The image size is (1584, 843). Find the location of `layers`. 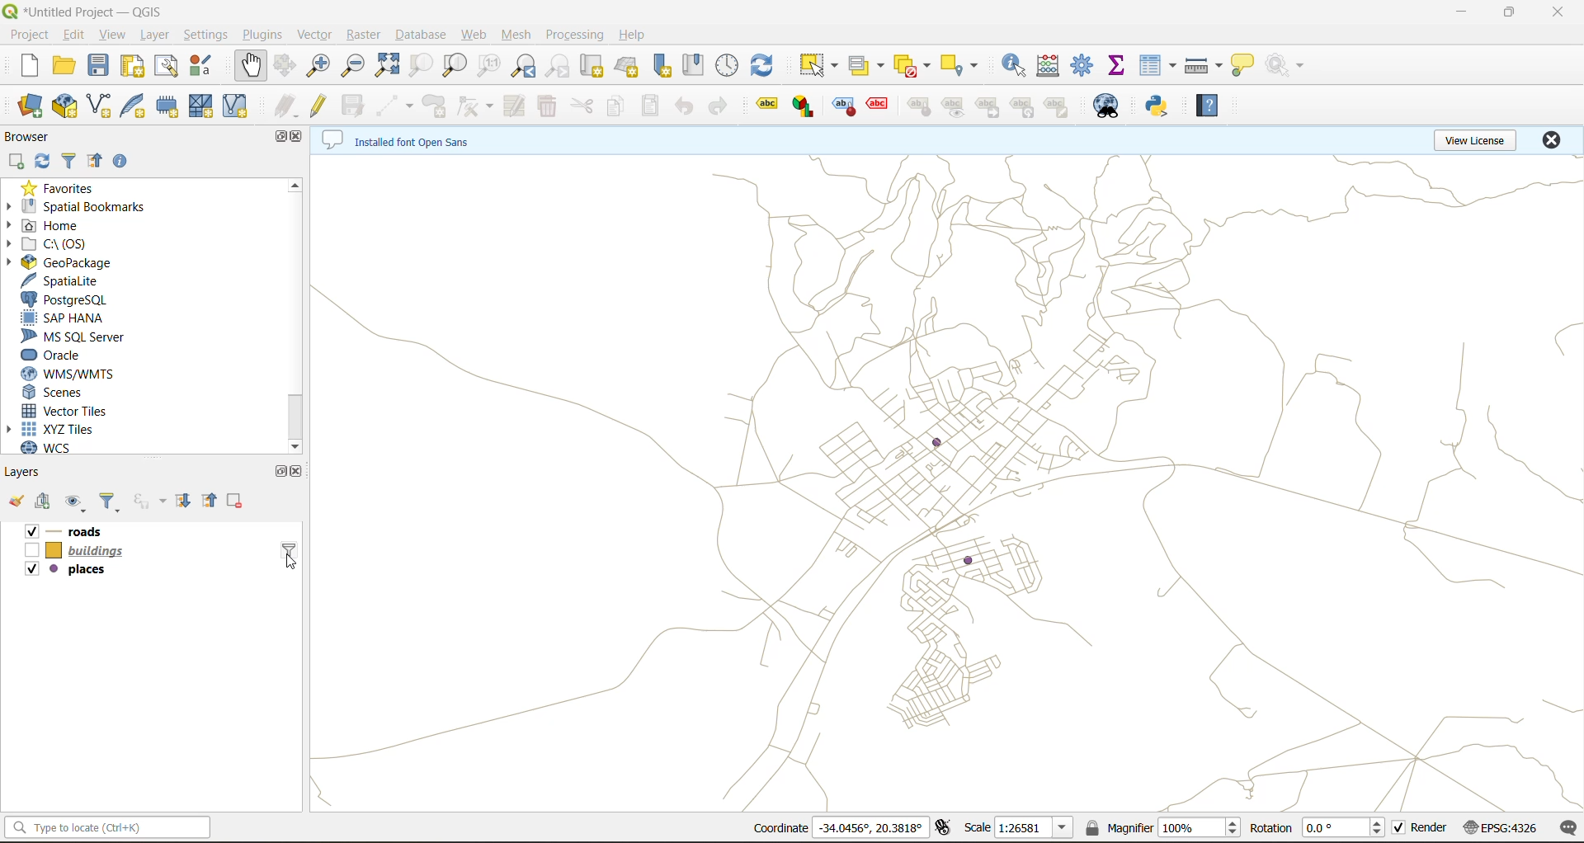

layers is located at coordinates (31, 471).